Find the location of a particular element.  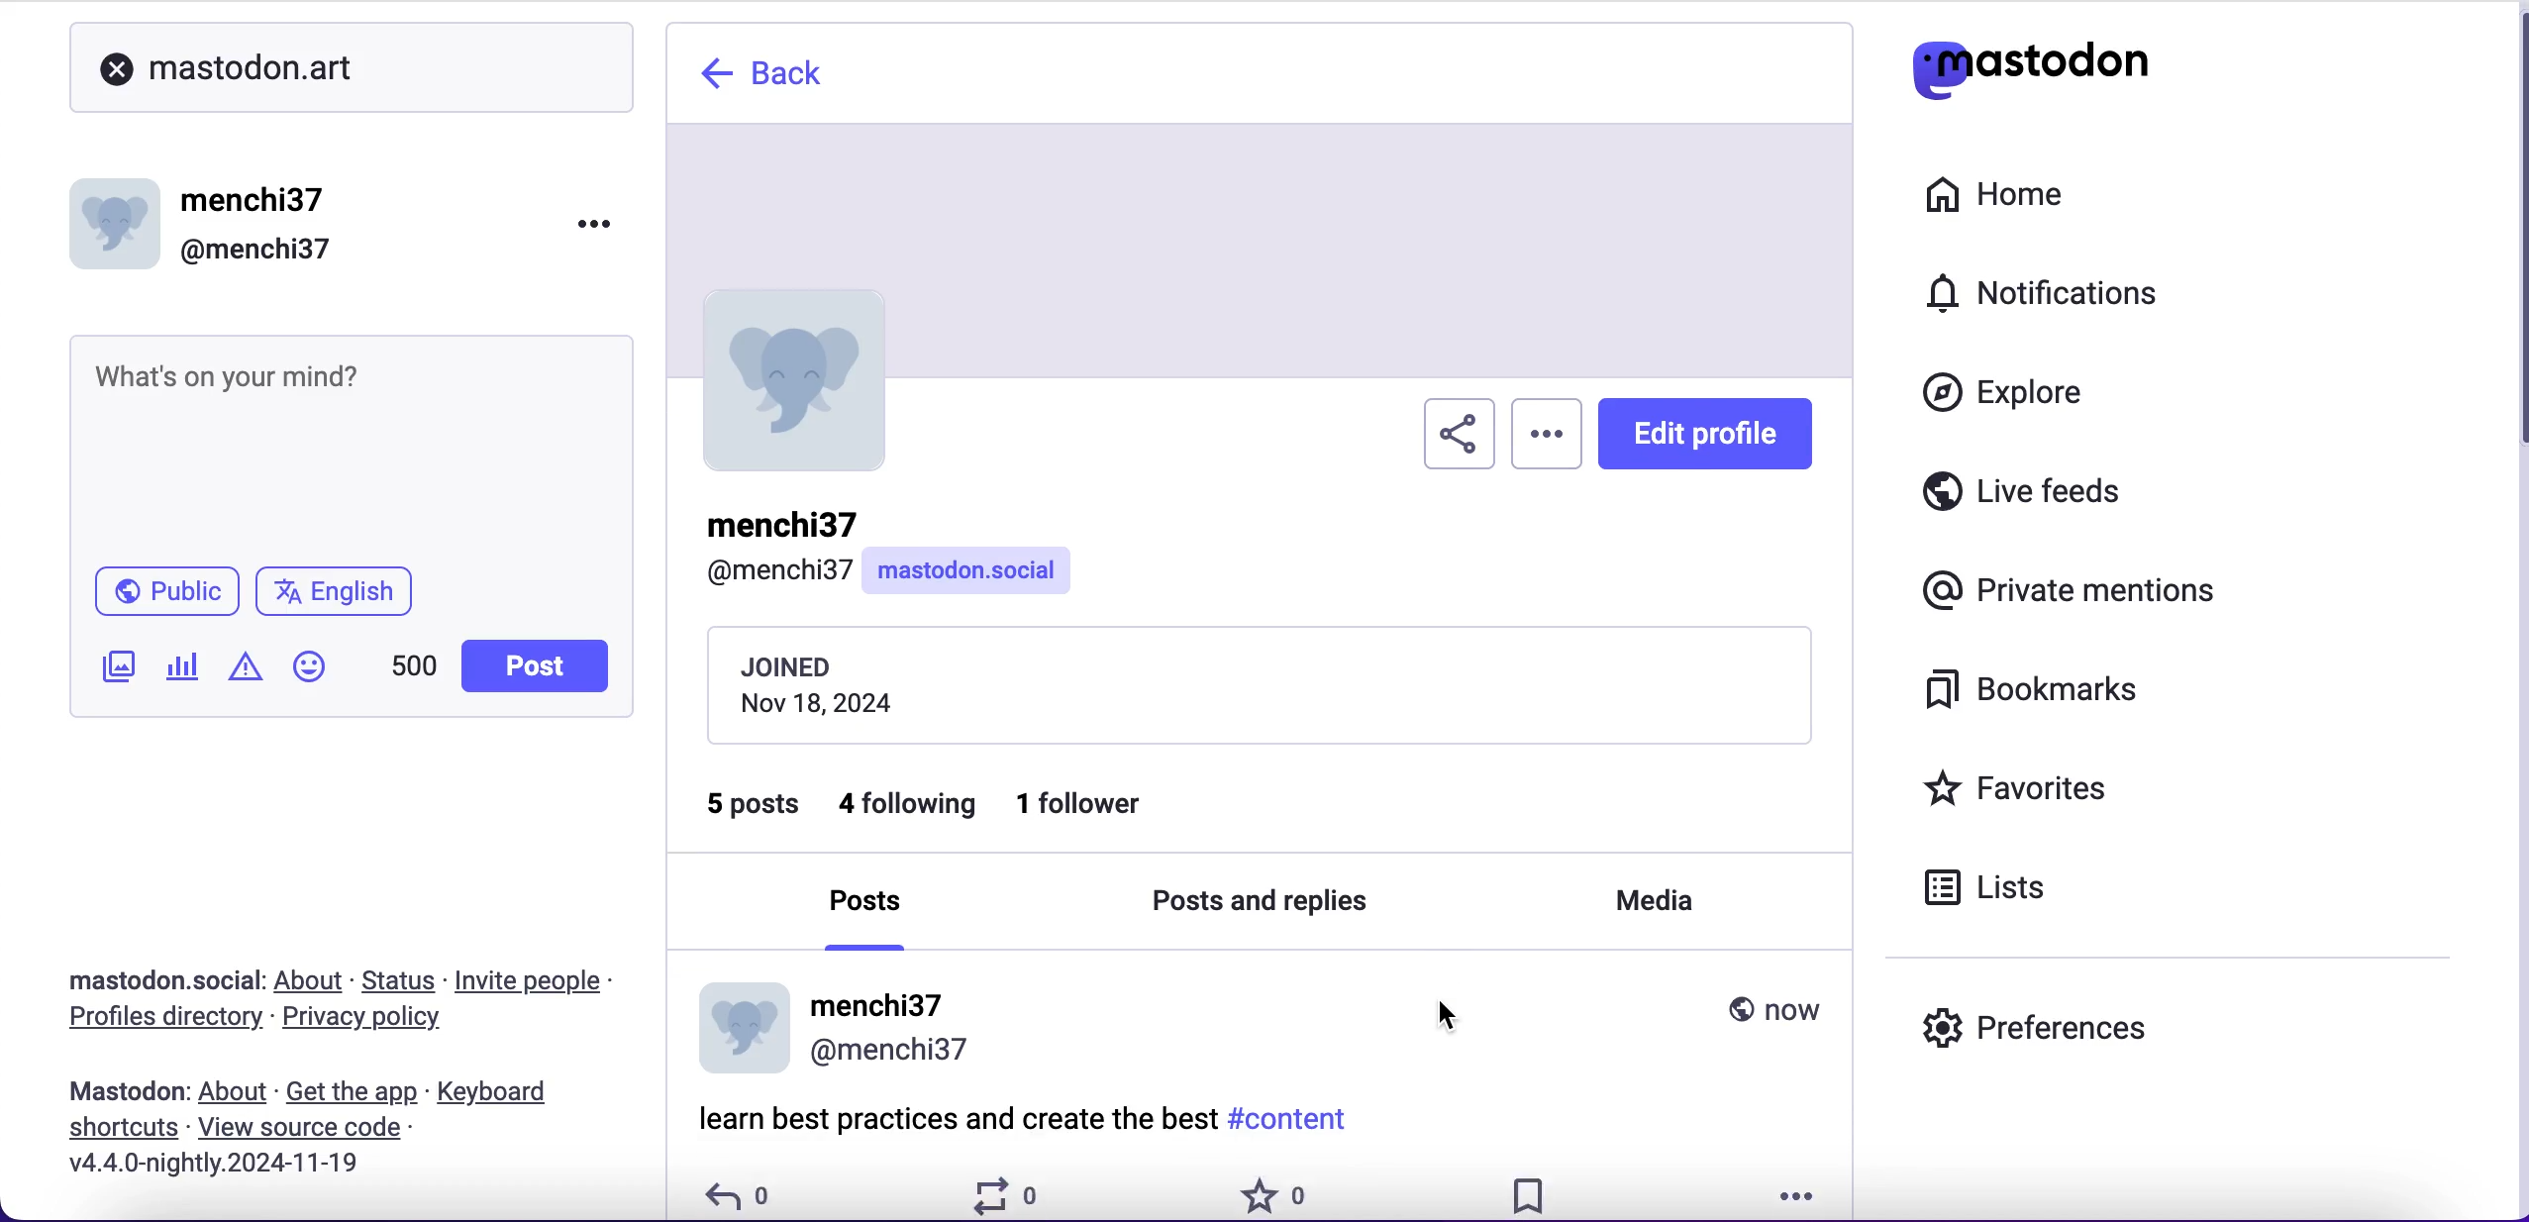

privacy policy is located at coordinates (370, 1022).